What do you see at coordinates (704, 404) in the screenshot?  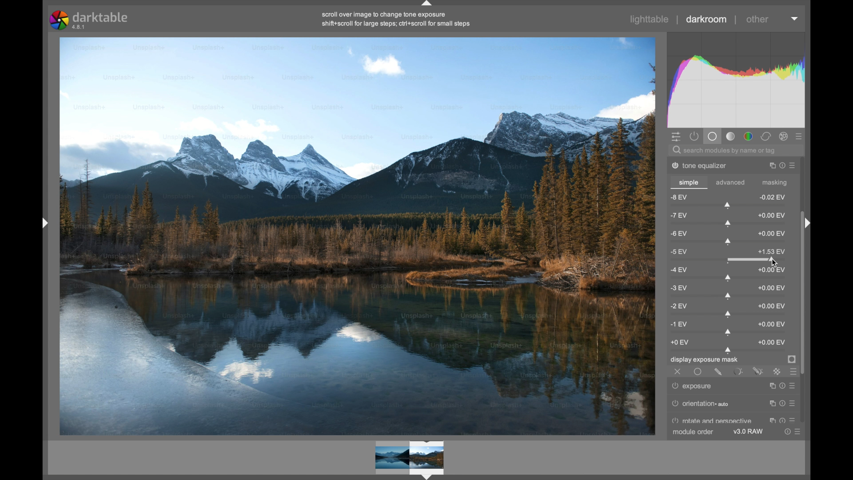 I see `orientation auto` at bounding box center [704, 404].